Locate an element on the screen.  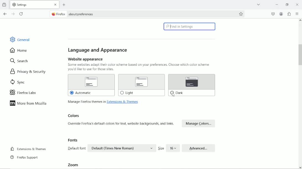
Automatic is located at coordinates (92, 85).